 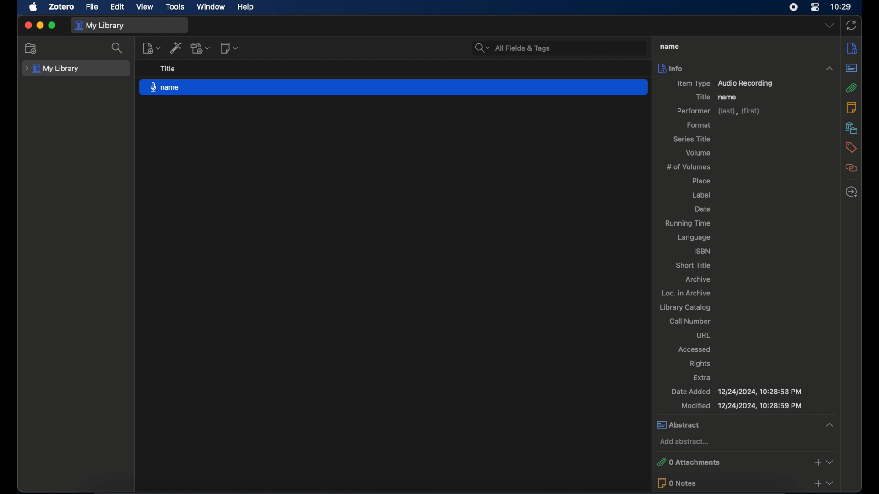 What do you see at coordinates (684, 441) in the screenshot?
I see `add abstract` at bounding box center [684, 441].